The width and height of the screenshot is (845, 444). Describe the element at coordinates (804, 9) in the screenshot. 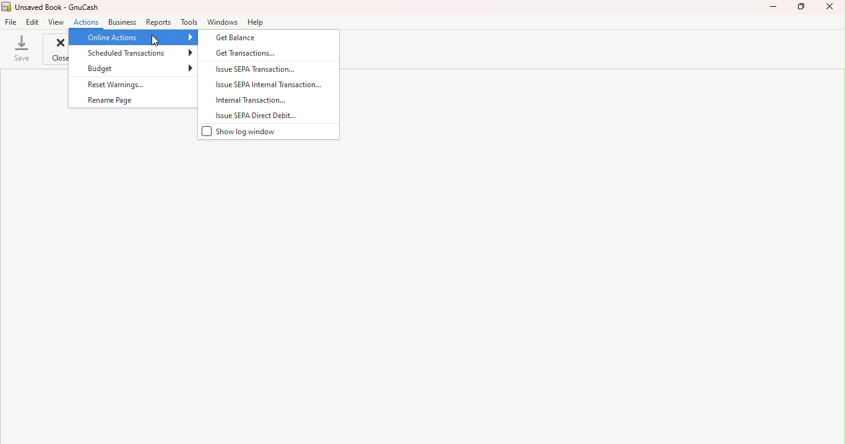

I see `Maximize` at that location.